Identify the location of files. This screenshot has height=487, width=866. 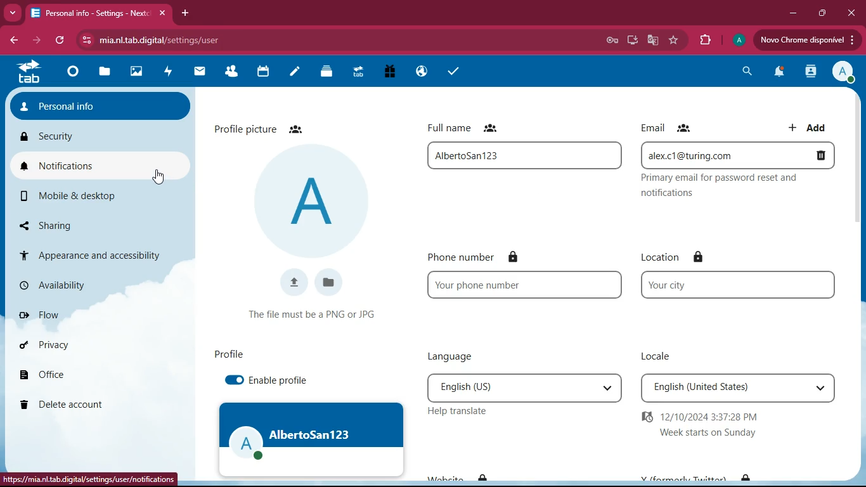
(104, 73).